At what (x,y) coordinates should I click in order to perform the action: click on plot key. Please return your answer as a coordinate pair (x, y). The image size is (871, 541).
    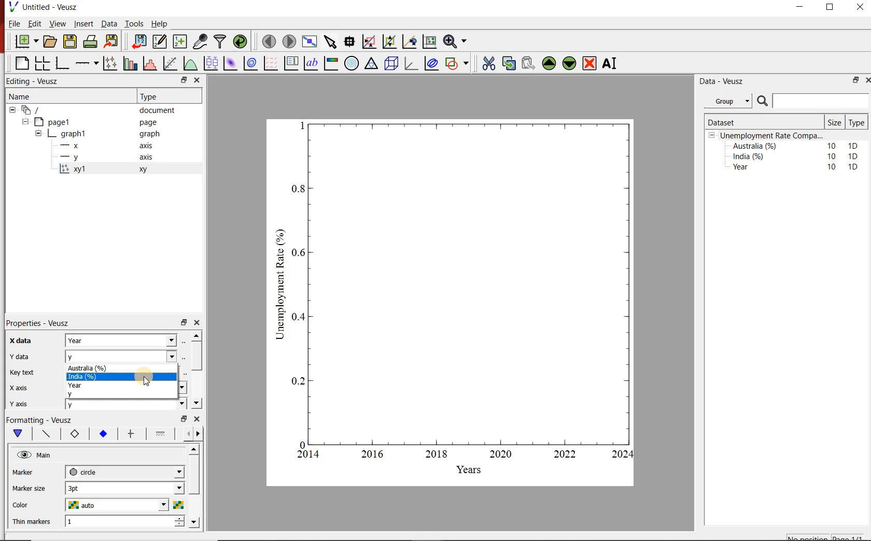
    Looking at the image, I should click on (290, 64).